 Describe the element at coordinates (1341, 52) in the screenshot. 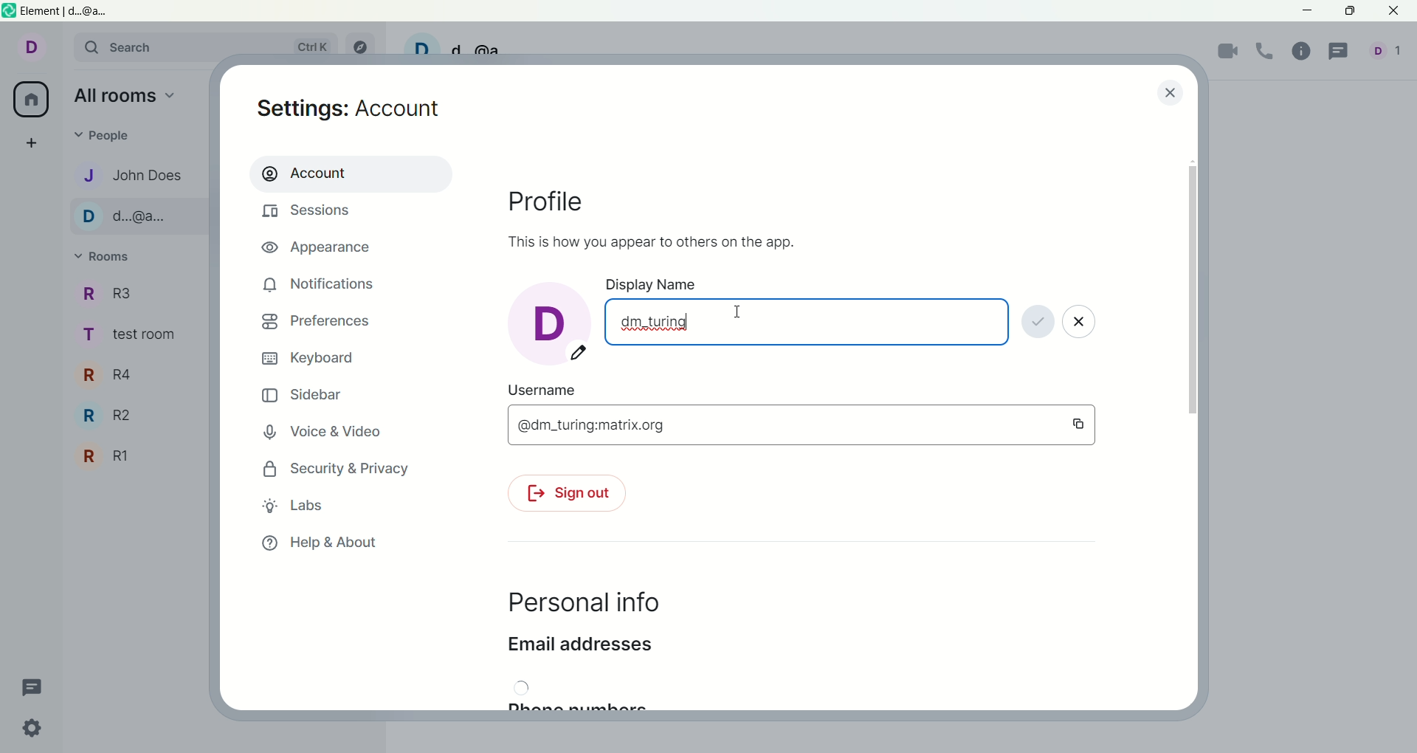

I see `threads` at that location.